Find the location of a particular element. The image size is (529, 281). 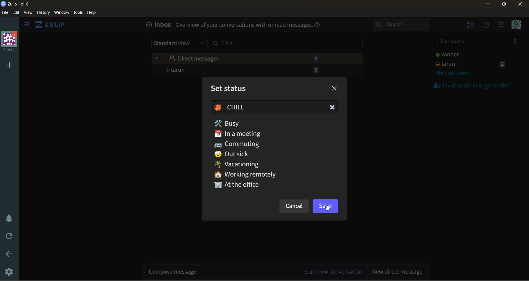

new direct message is located at coordinates (398, 271).